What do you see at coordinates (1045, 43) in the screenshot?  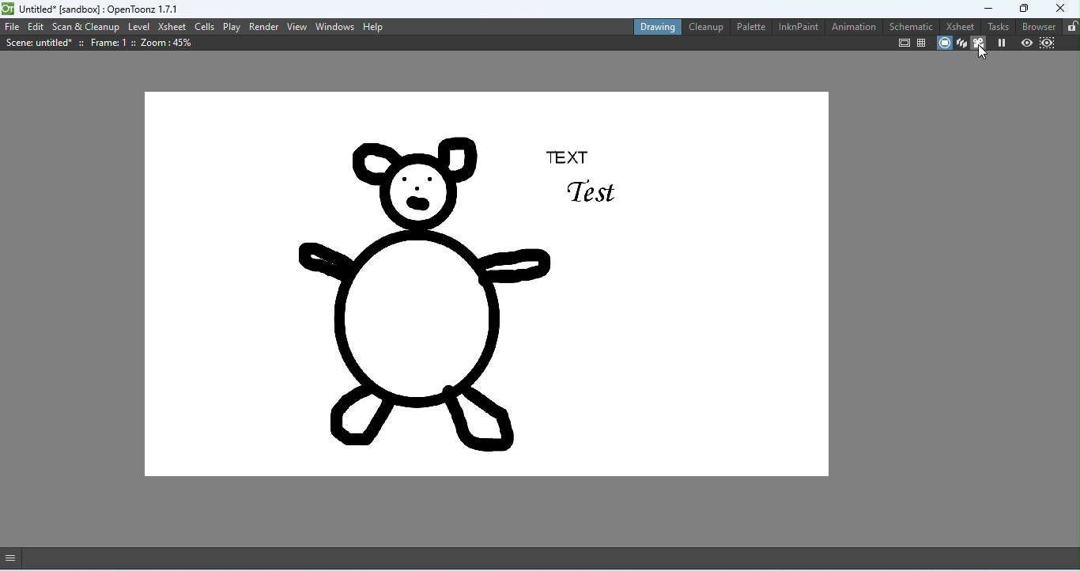 I see `Sub-camera preview` at bounding box center [1045, 43].